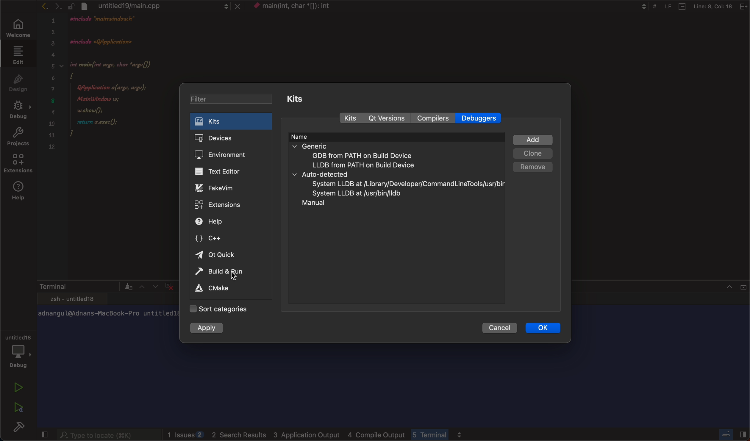 This screenshot has width=750, height=441. Describe the element at coordinates (229, 309) in the screenshot. I see `categories` at that location.